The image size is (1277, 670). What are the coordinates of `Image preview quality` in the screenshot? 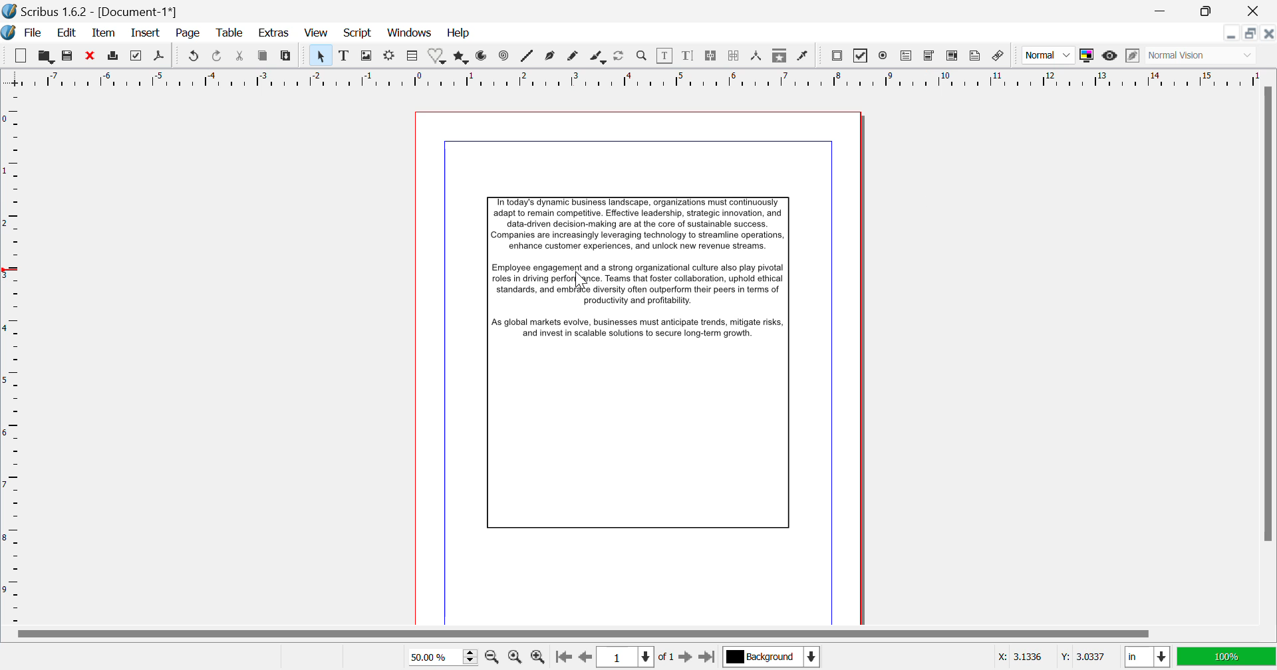 It's located at (1050, 55).